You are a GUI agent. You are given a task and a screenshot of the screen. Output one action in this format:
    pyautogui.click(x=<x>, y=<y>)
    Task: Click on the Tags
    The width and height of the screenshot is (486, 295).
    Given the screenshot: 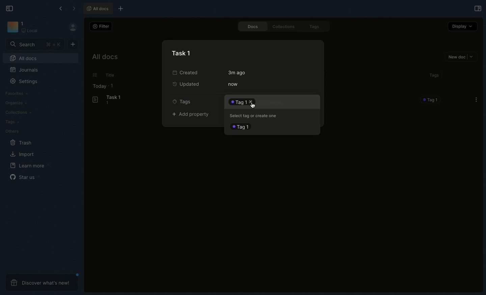 What is the action you would take?
    pyautogui.click(x=11, y=122)
    